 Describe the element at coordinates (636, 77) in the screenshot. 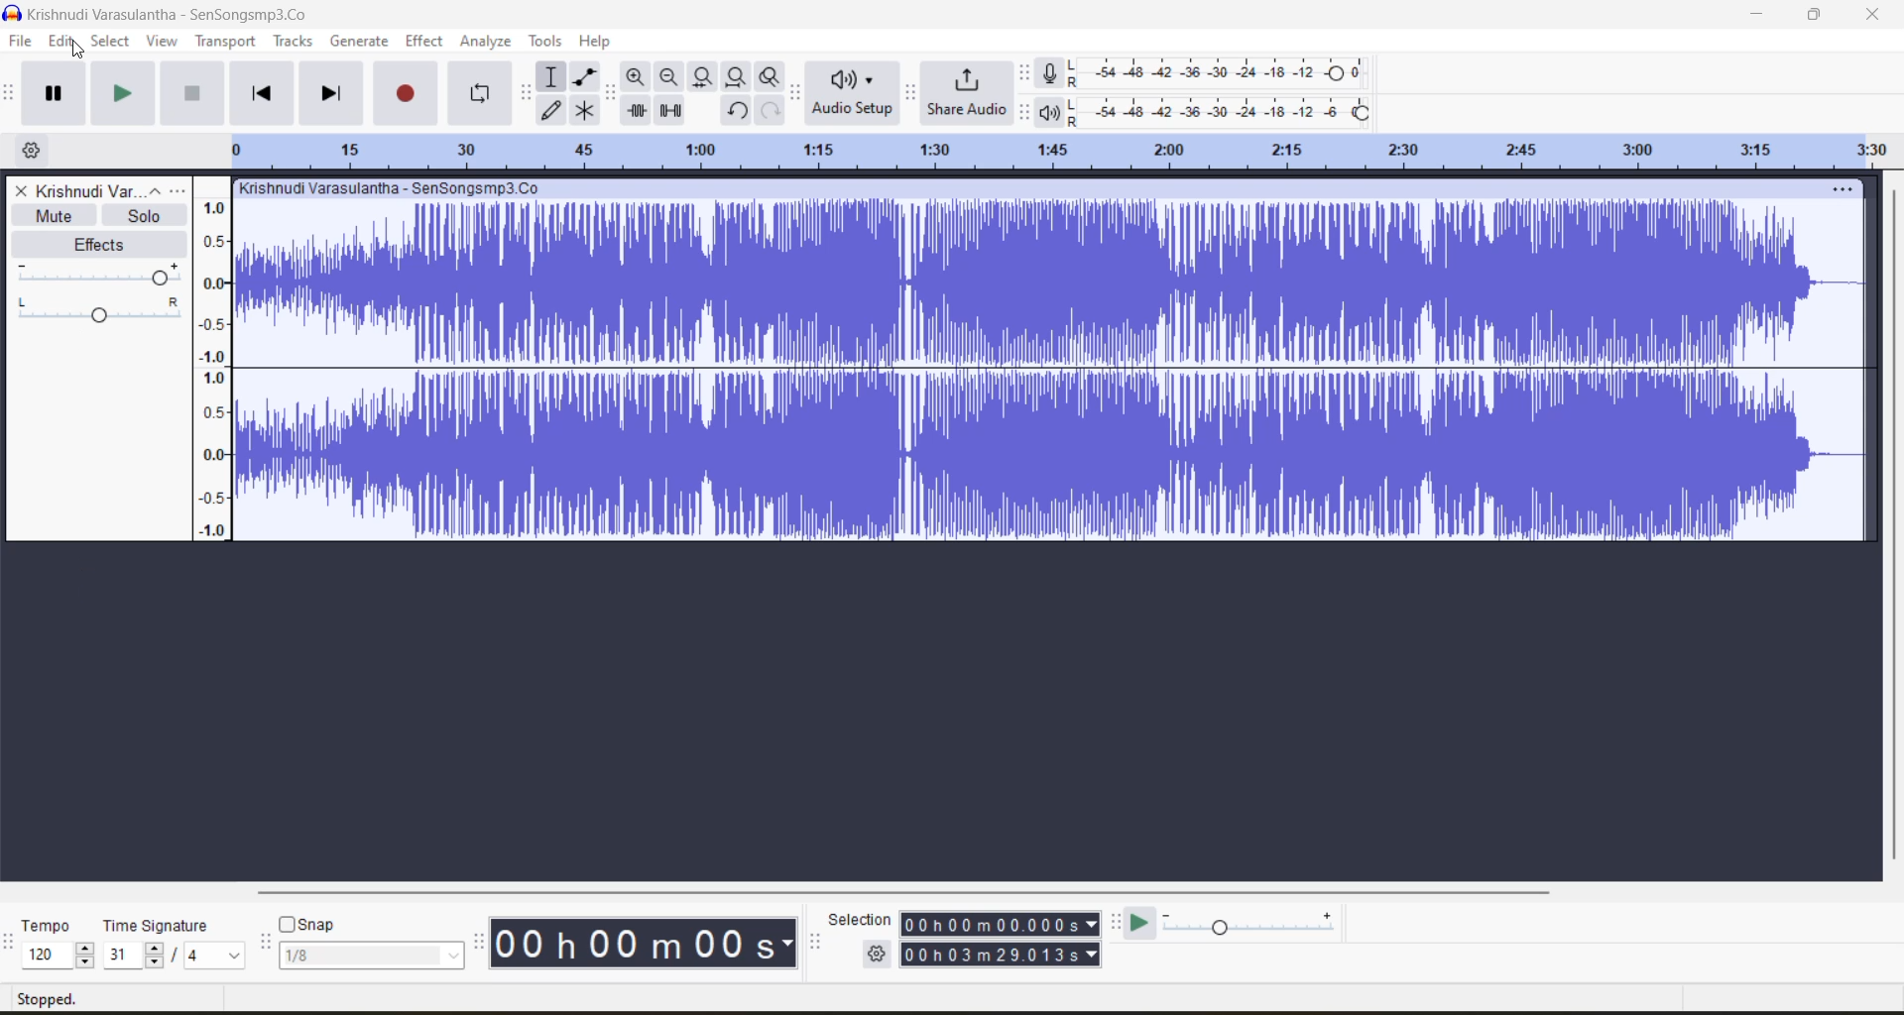

I see `zoom in` at that location.